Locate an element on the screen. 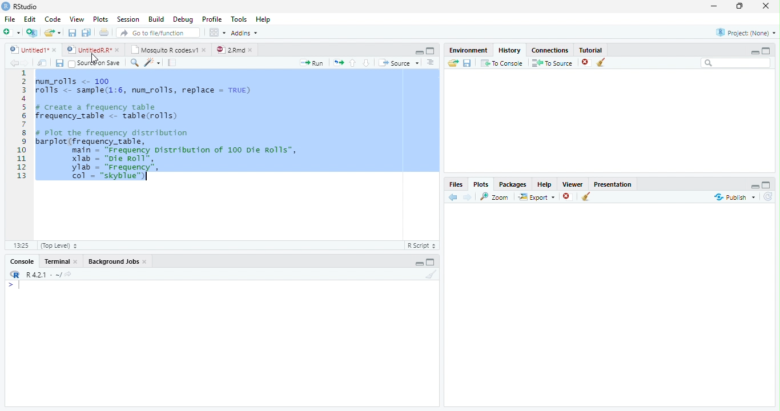 The image size is (780, 411). Hide is located at coordinates (418, 52).